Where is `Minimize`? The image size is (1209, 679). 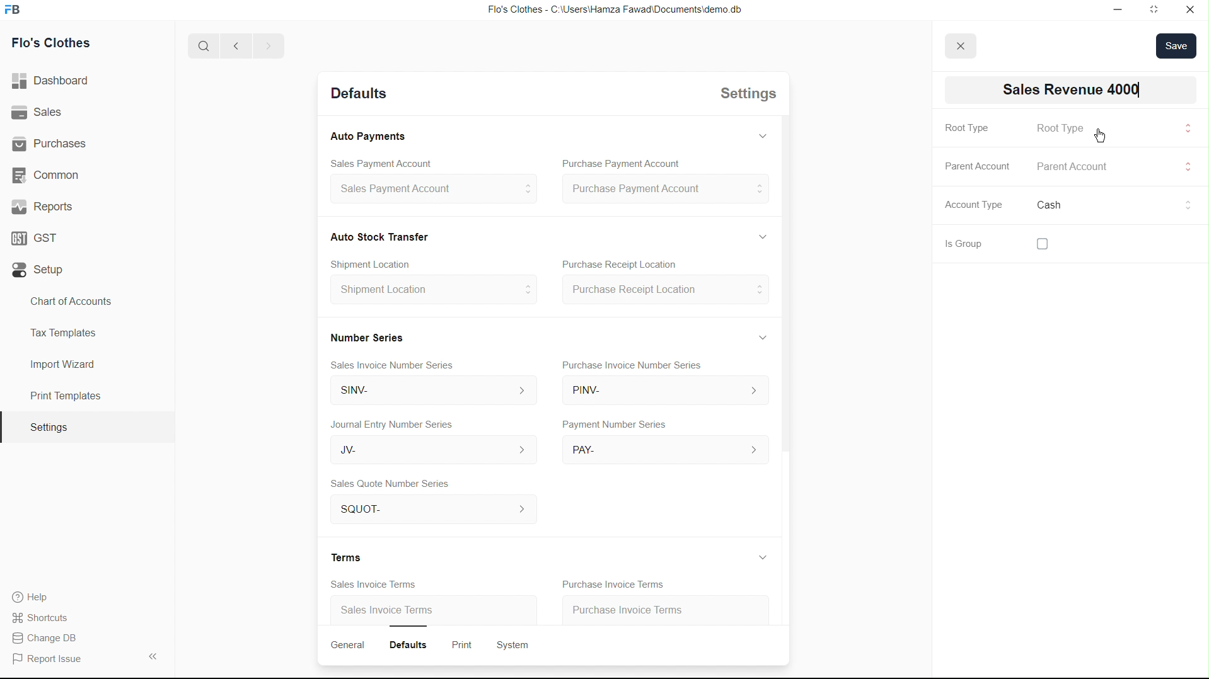
Minimize is located at coordinates (1115, 10).